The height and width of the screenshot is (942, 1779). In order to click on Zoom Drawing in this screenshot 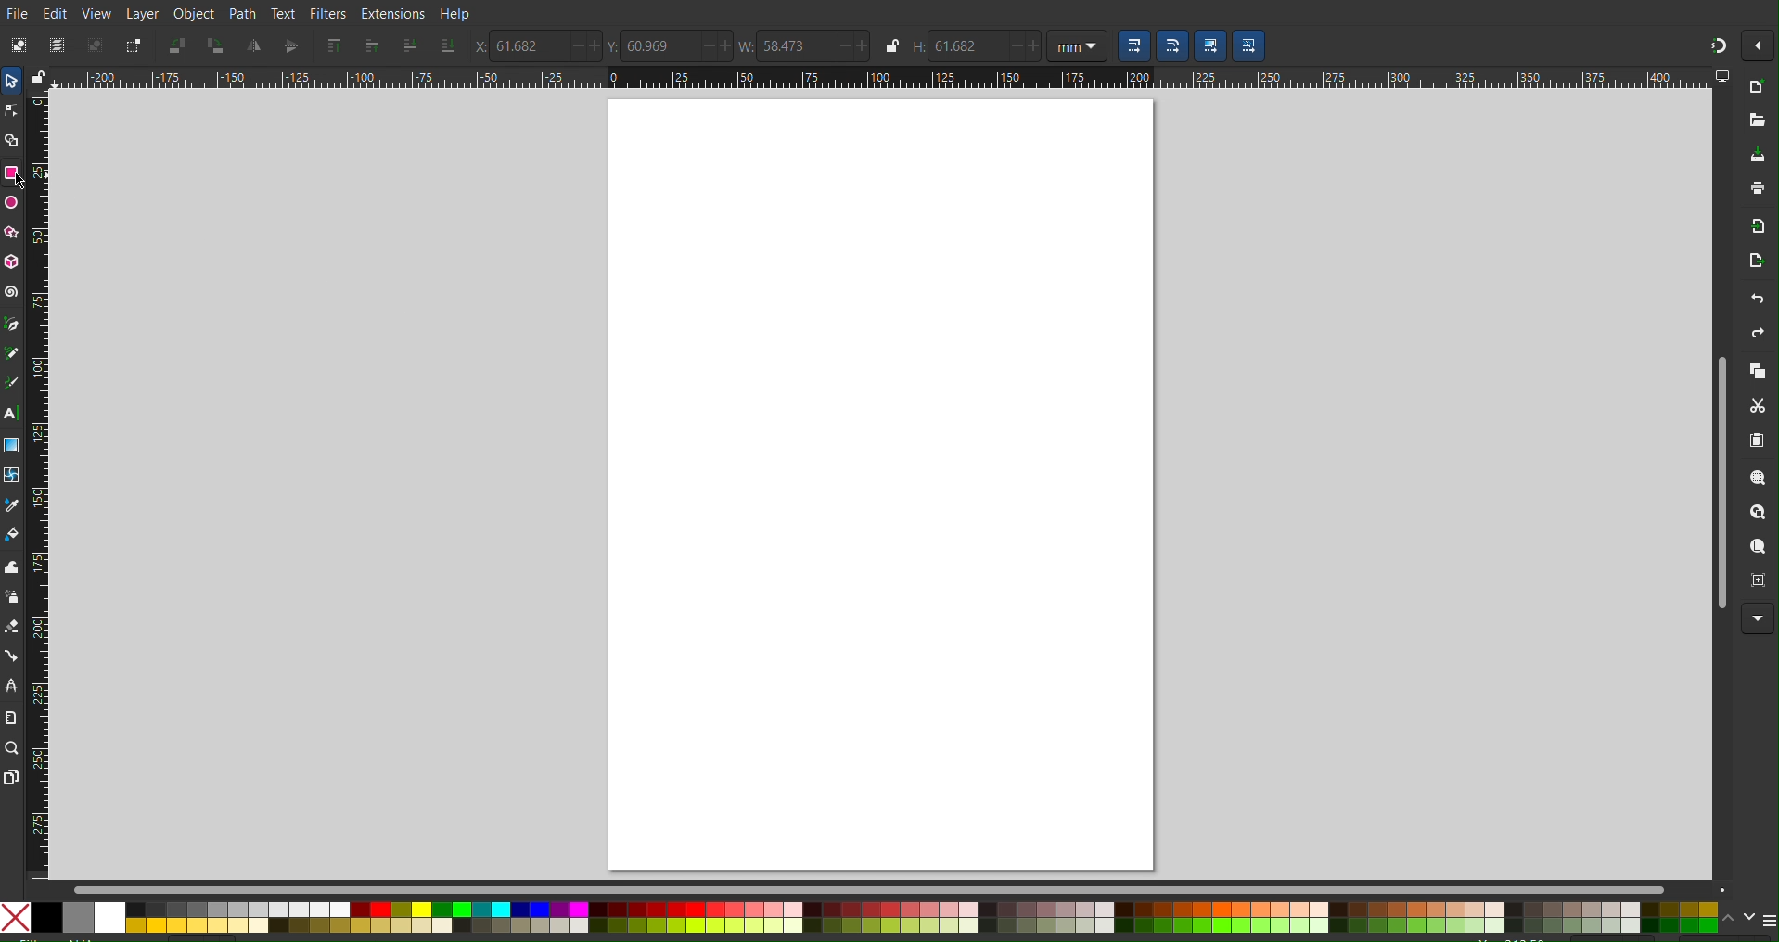, I will do `click(1760, 516)`.